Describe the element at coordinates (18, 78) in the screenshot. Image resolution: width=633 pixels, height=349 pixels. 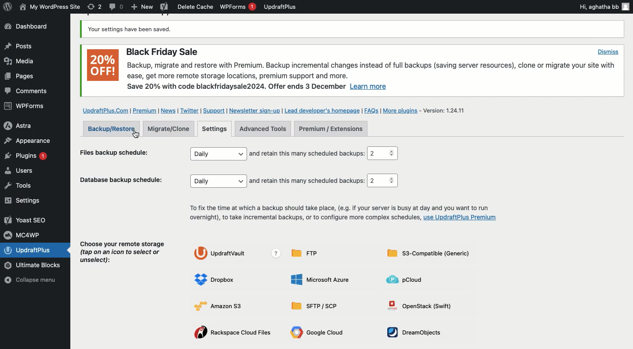
I see `Posts` at that location.